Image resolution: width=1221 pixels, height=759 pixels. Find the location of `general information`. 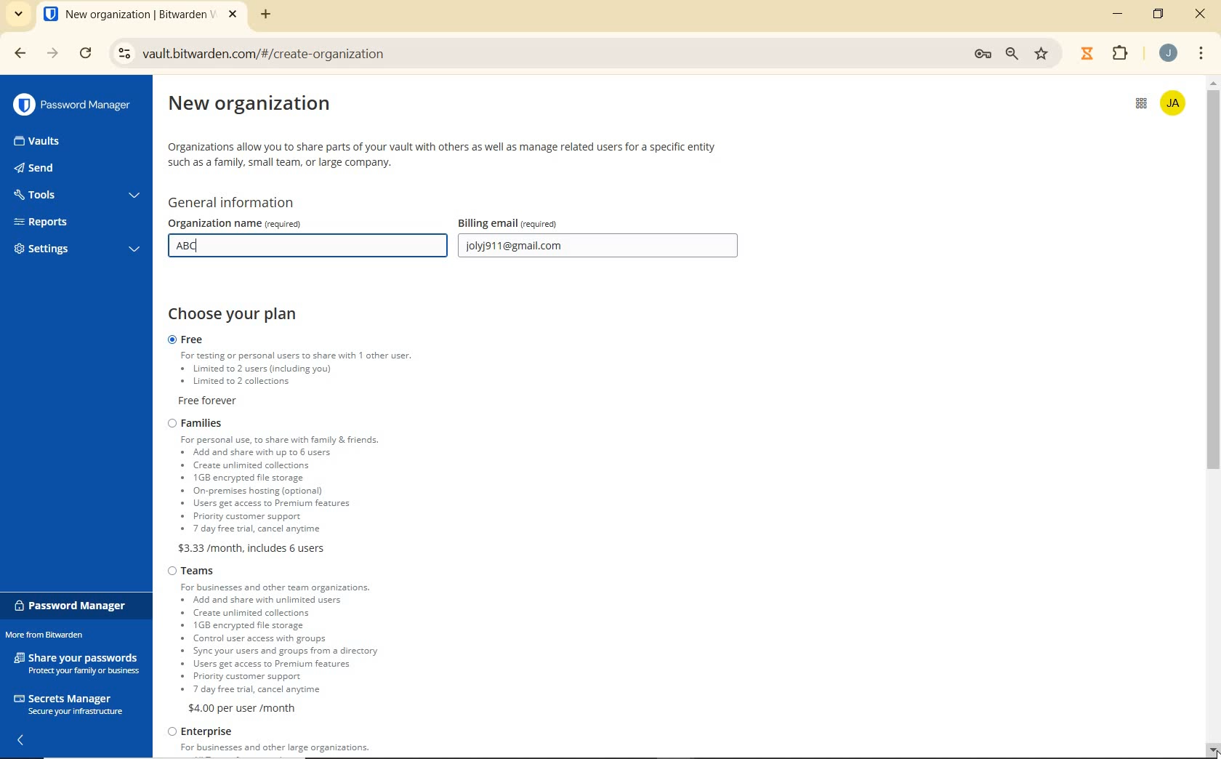

general information is located at coordinates (238, 203).